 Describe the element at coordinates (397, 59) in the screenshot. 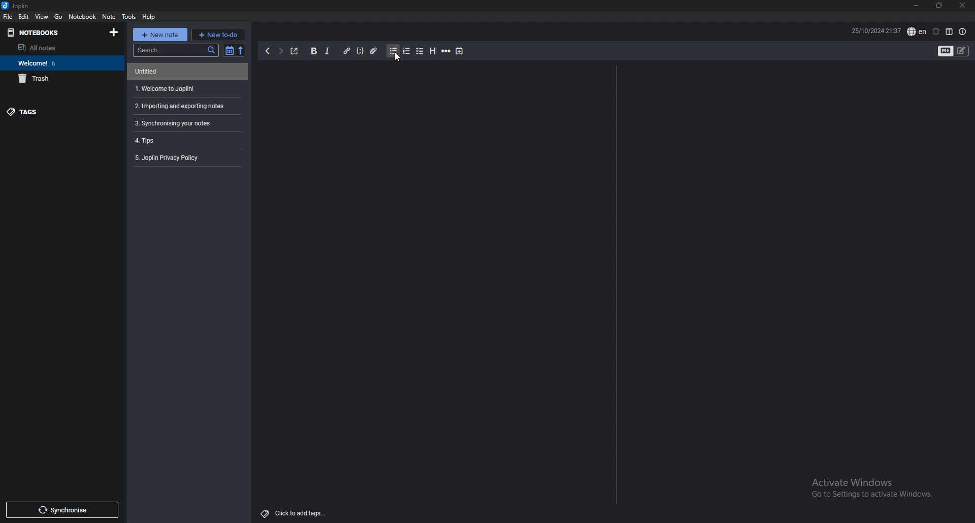

I see `cursor` at that location.